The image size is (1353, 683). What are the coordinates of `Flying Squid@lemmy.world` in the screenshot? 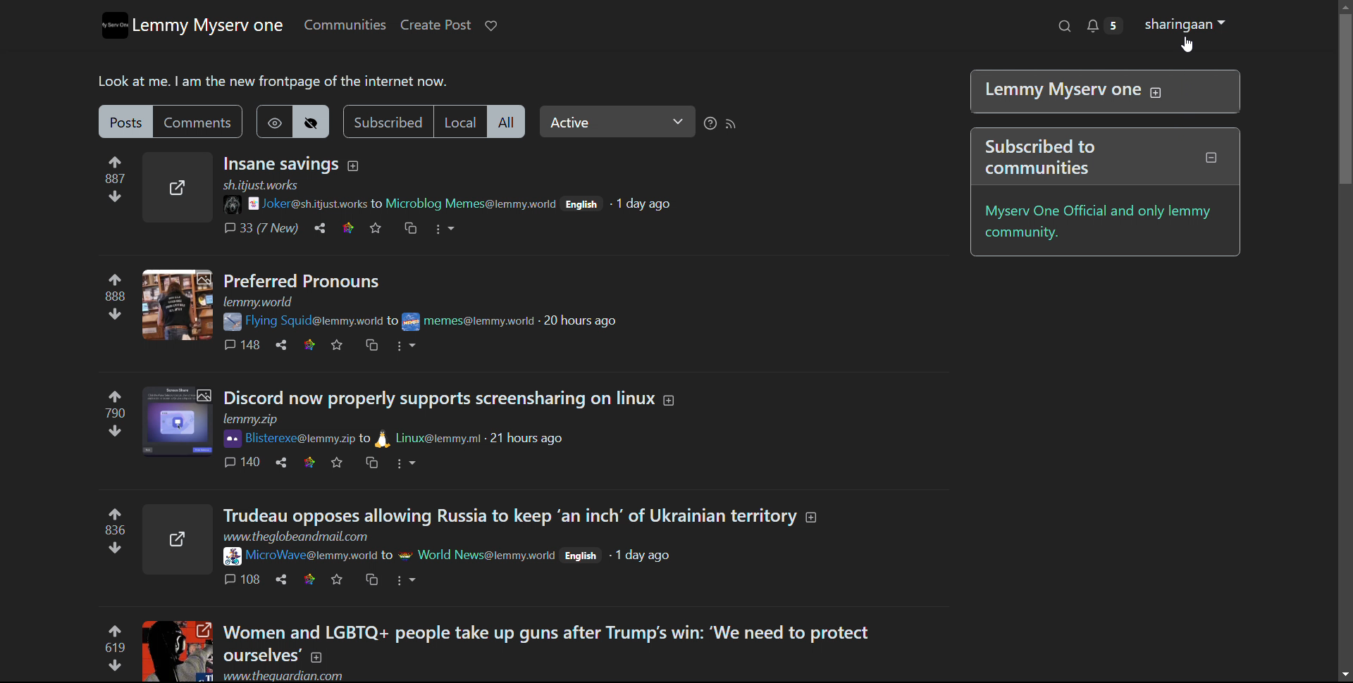 It's located at (304, 320).